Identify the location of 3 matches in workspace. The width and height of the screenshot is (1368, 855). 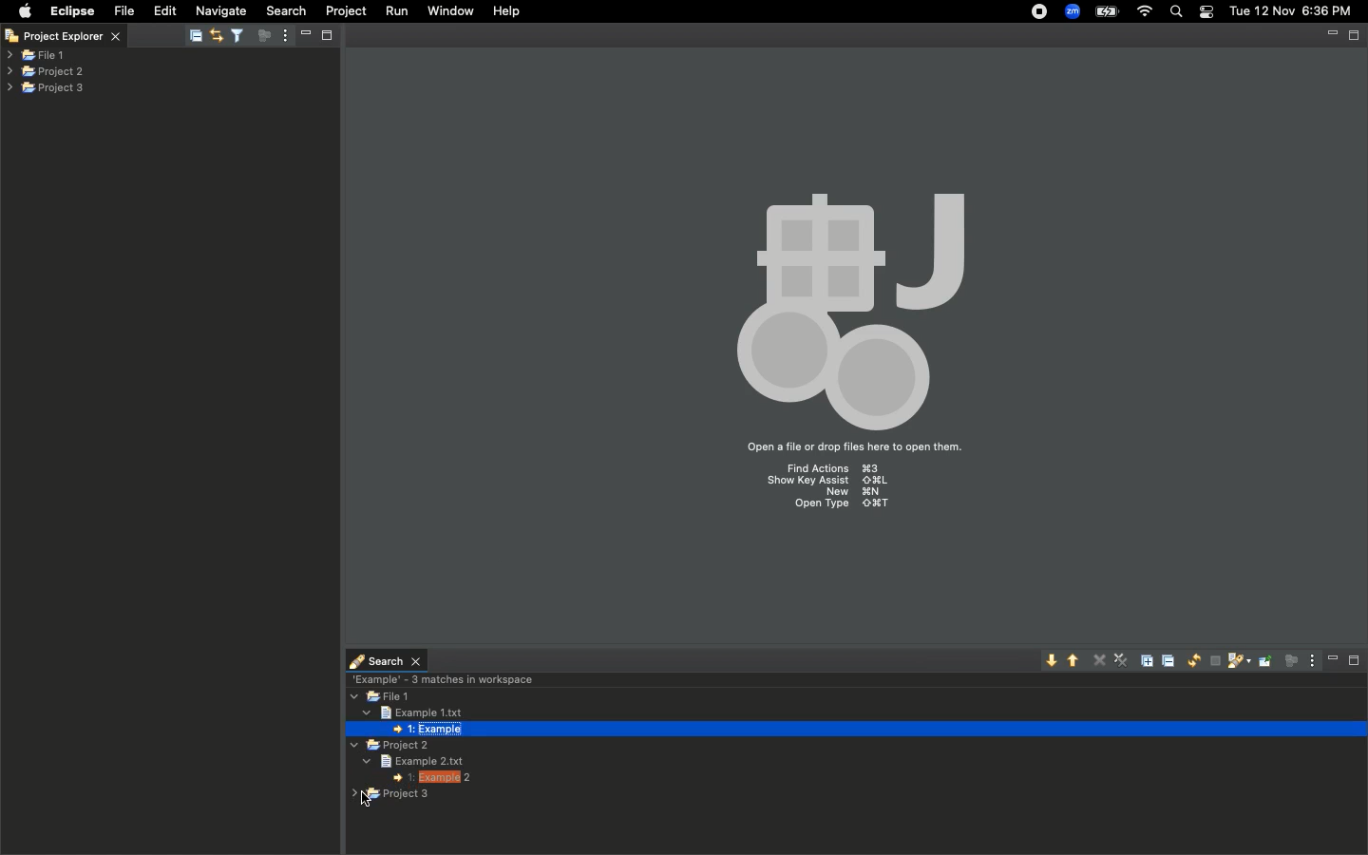
(442, 678).